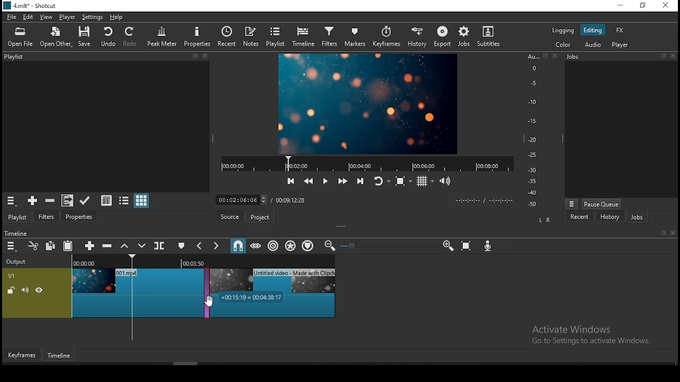  I want to click on close, so click(673, 233).